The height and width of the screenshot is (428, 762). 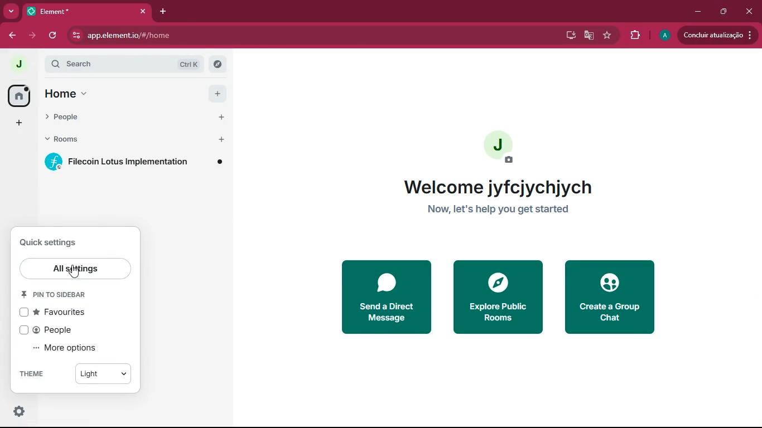 What do you see at coordinates (589, 36) in the screenshot?
I see `google translate` at bounding box center [589, 36].